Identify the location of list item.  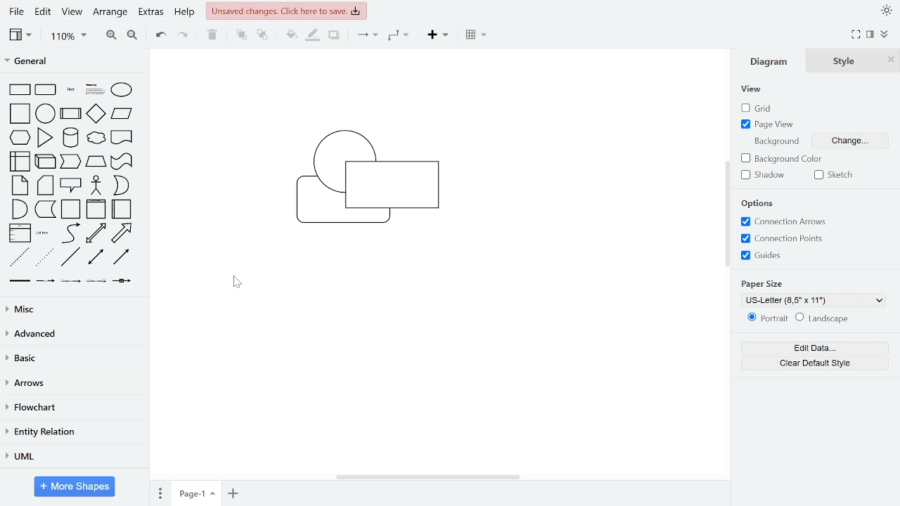
(42, 233).